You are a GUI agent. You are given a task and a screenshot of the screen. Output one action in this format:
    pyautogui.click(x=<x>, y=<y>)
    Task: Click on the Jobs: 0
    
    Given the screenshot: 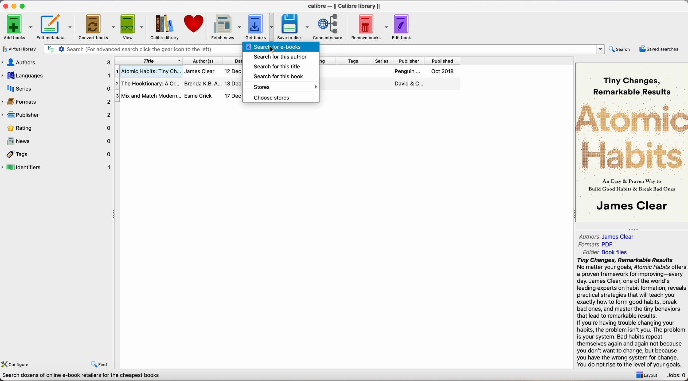 What is the action you would take?
    pyautogui.click(x=677, y=376)
    